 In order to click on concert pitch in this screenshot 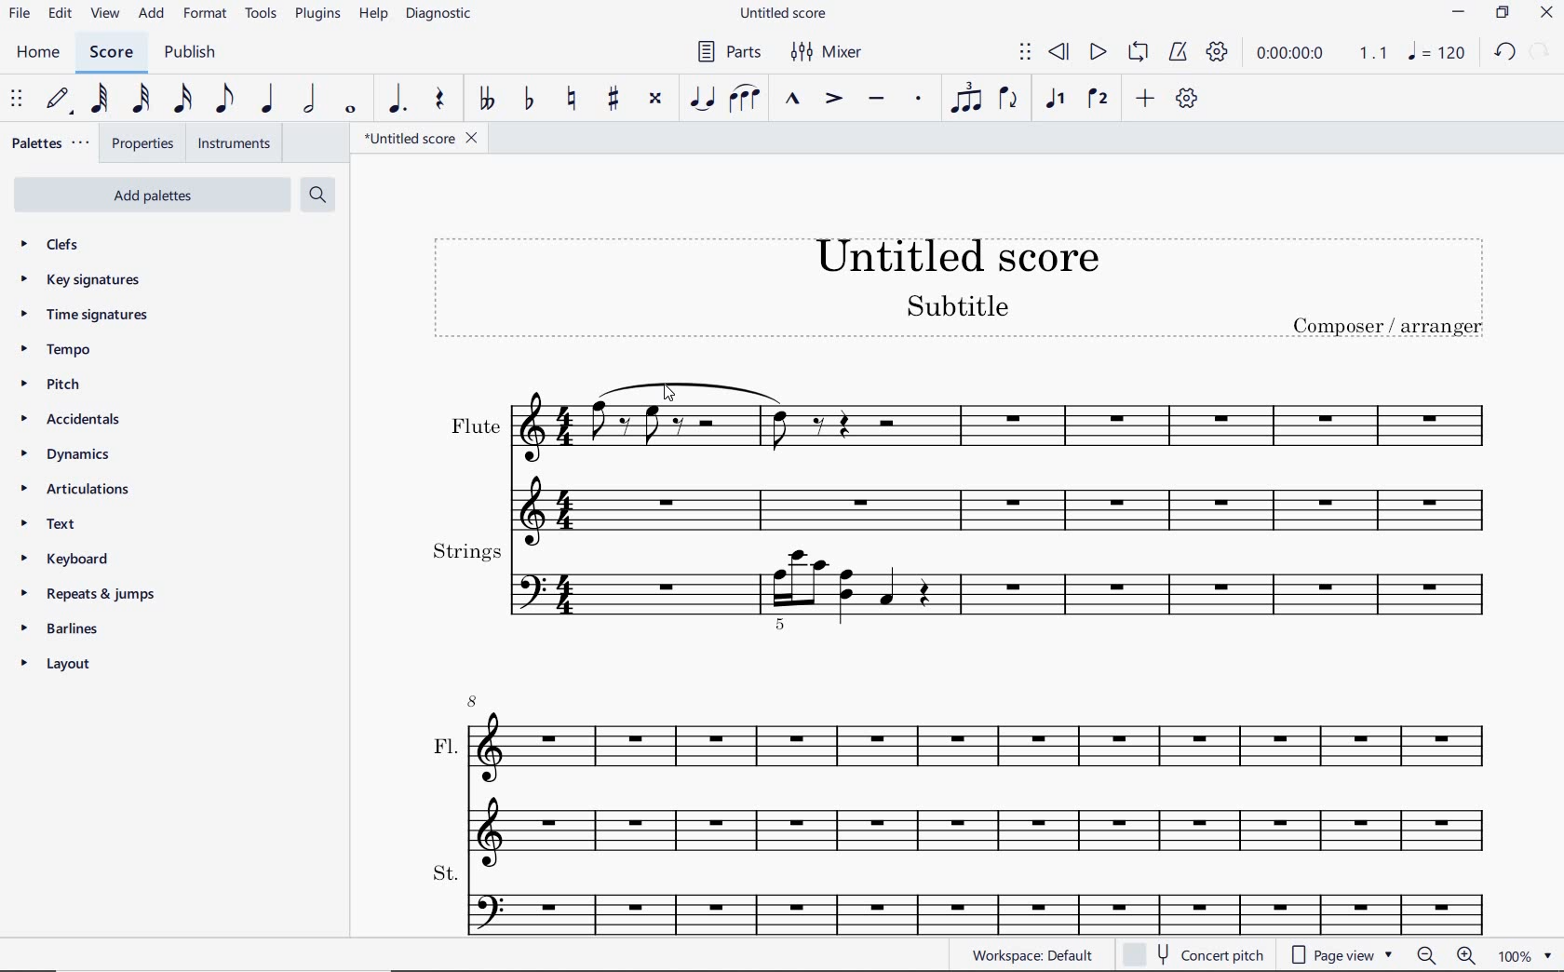, I will do `click(1200, 953)`.